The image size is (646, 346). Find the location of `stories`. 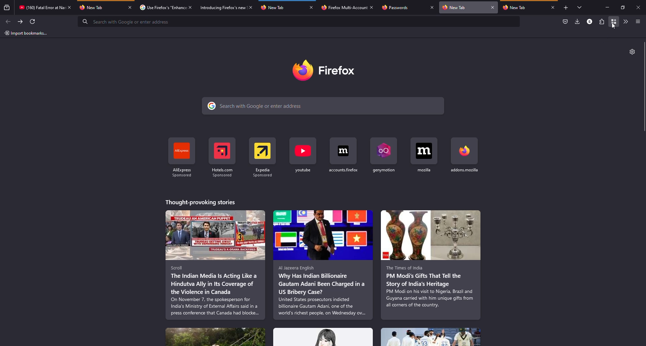

stories is located at coordinates (323, 337).